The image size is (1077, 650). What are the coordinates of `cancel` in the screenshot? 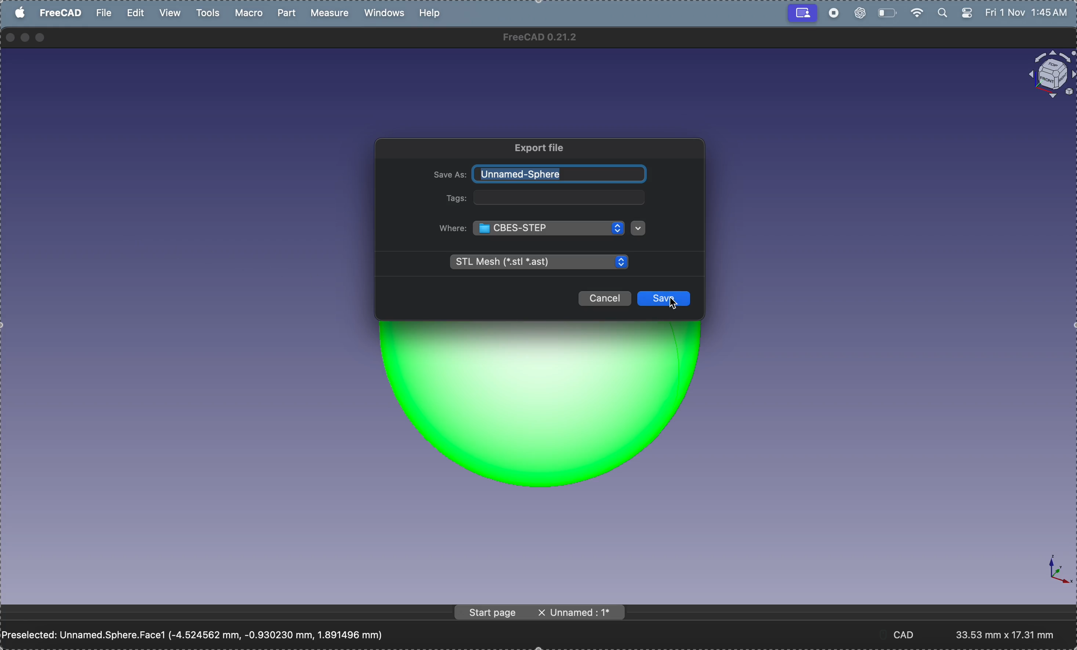 It's located at (604, 300).